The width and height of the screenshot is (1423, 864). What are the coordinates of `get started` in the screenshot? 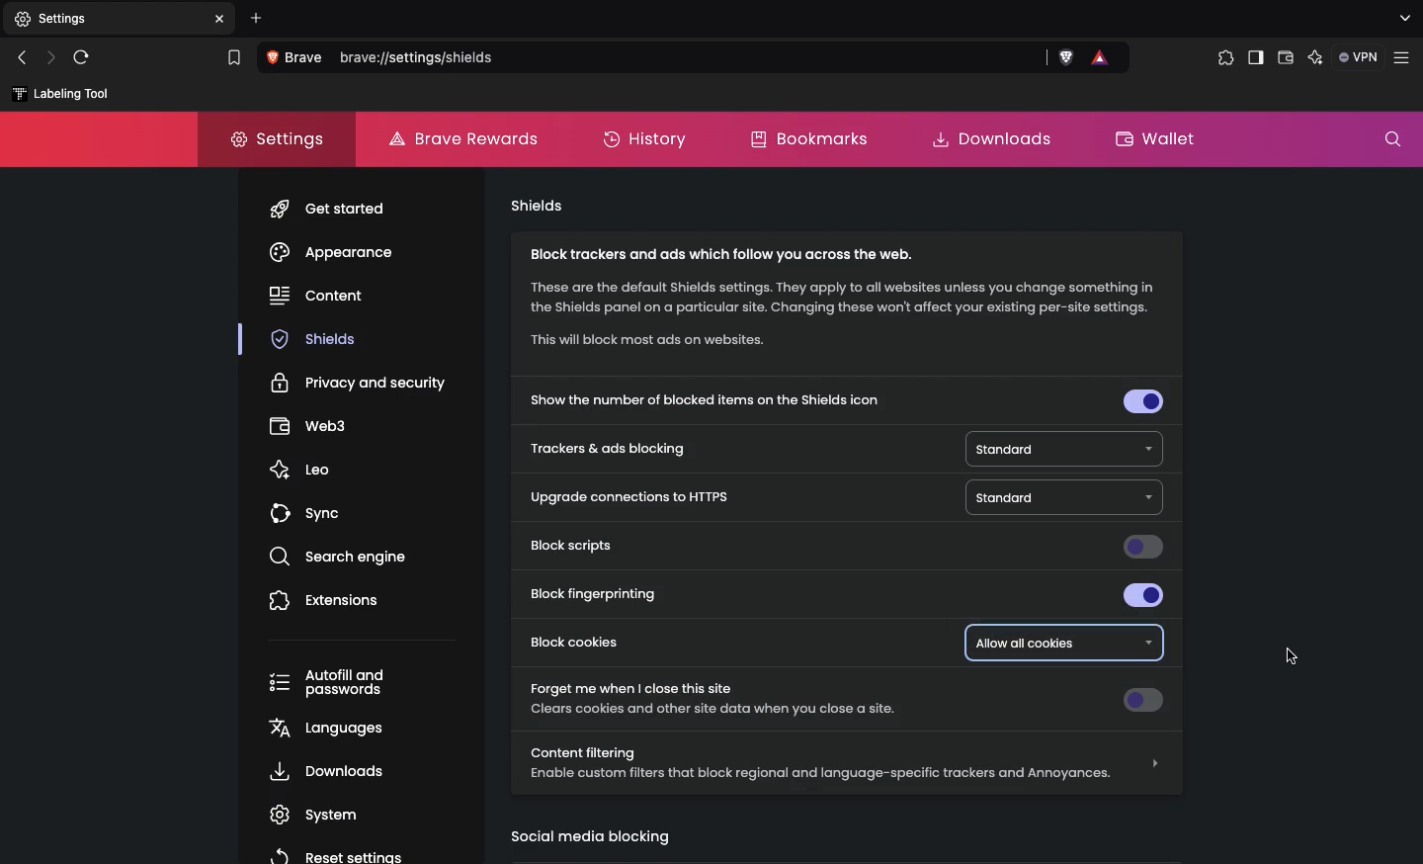 It's located at (340, 208).